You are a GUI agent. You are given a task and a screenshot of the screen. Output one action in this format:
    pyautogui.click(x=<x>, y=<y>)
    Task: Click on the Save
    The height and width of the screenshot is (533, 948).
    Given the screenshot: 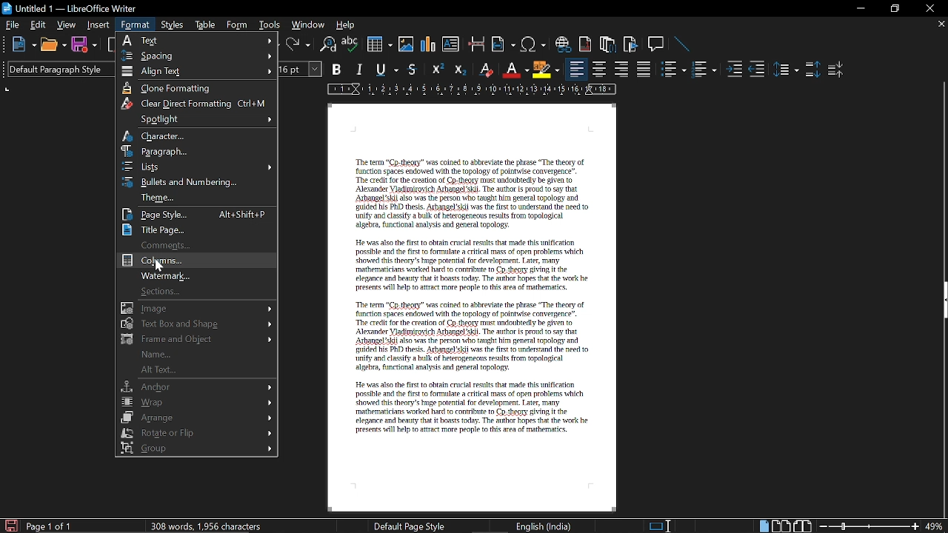 What is the action you would take?
    pyautogui.click(x=84, y=47)
    